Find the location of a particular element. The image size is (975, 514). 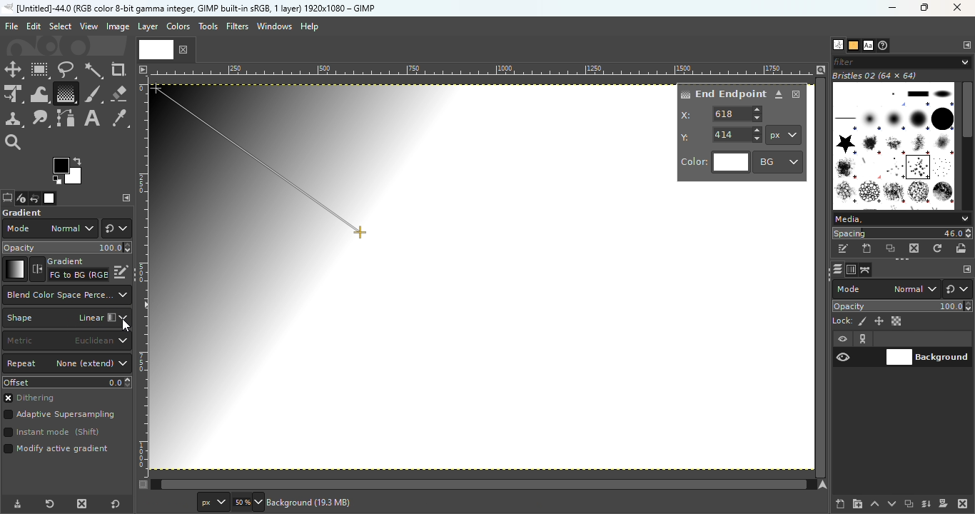

Reset tool preset is located at coordinates (48, 505).